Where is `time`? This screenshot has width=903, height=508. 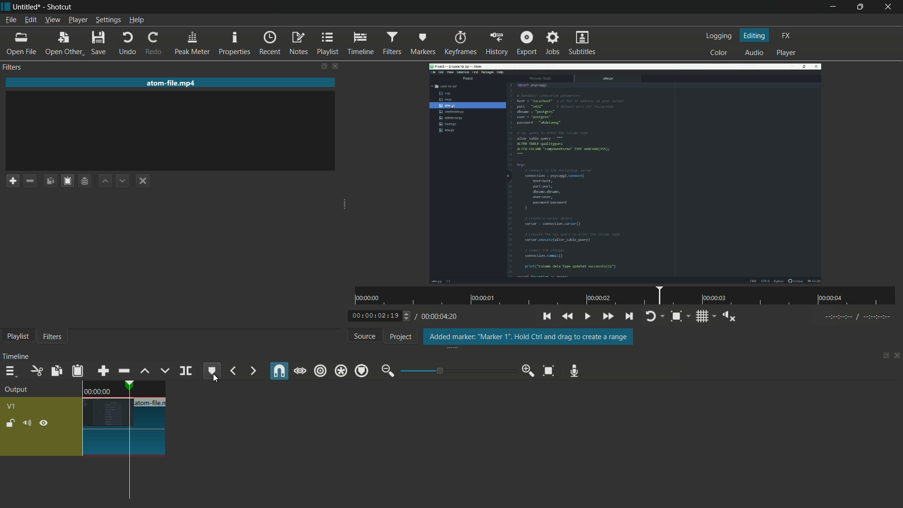
time is located at coordinates (97, 390).